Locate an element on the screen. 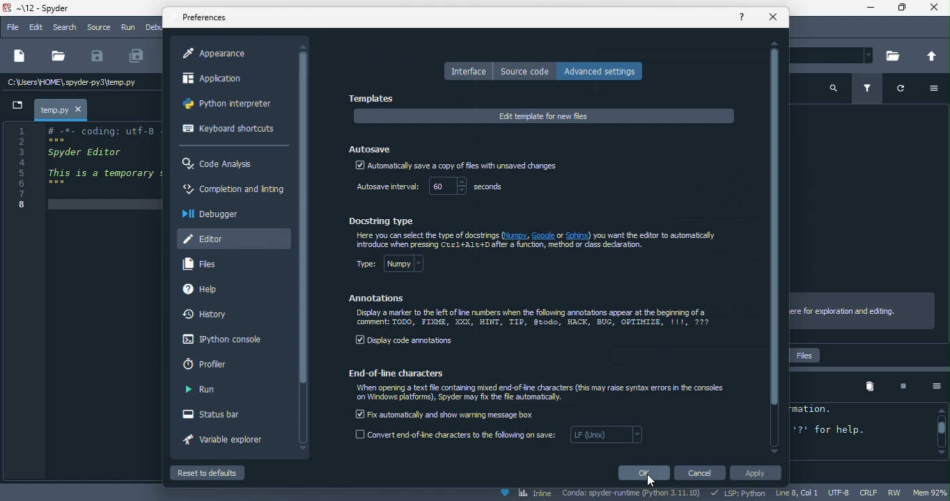 This screenshot has width=950, height=501. display code annotations is located at coordinates (405, 342).